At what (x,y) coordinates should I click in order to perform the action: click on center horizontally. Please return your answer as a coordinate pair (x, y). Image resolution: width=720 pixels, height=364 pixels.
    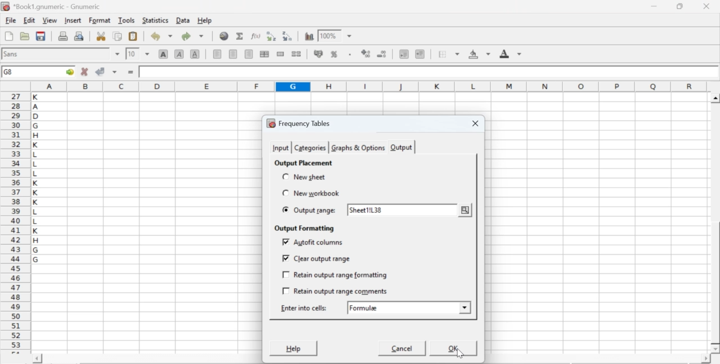
    Looking at the image, I should click on (264, 54).